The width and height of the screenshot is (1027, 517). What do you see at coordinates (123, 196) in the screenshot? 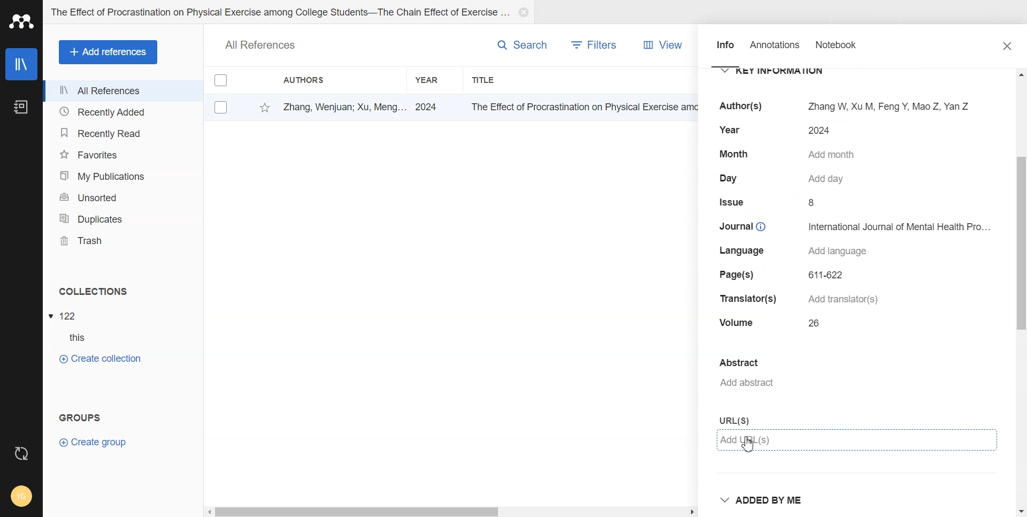
I see `Unsorted` at bounding box center [123, 196].